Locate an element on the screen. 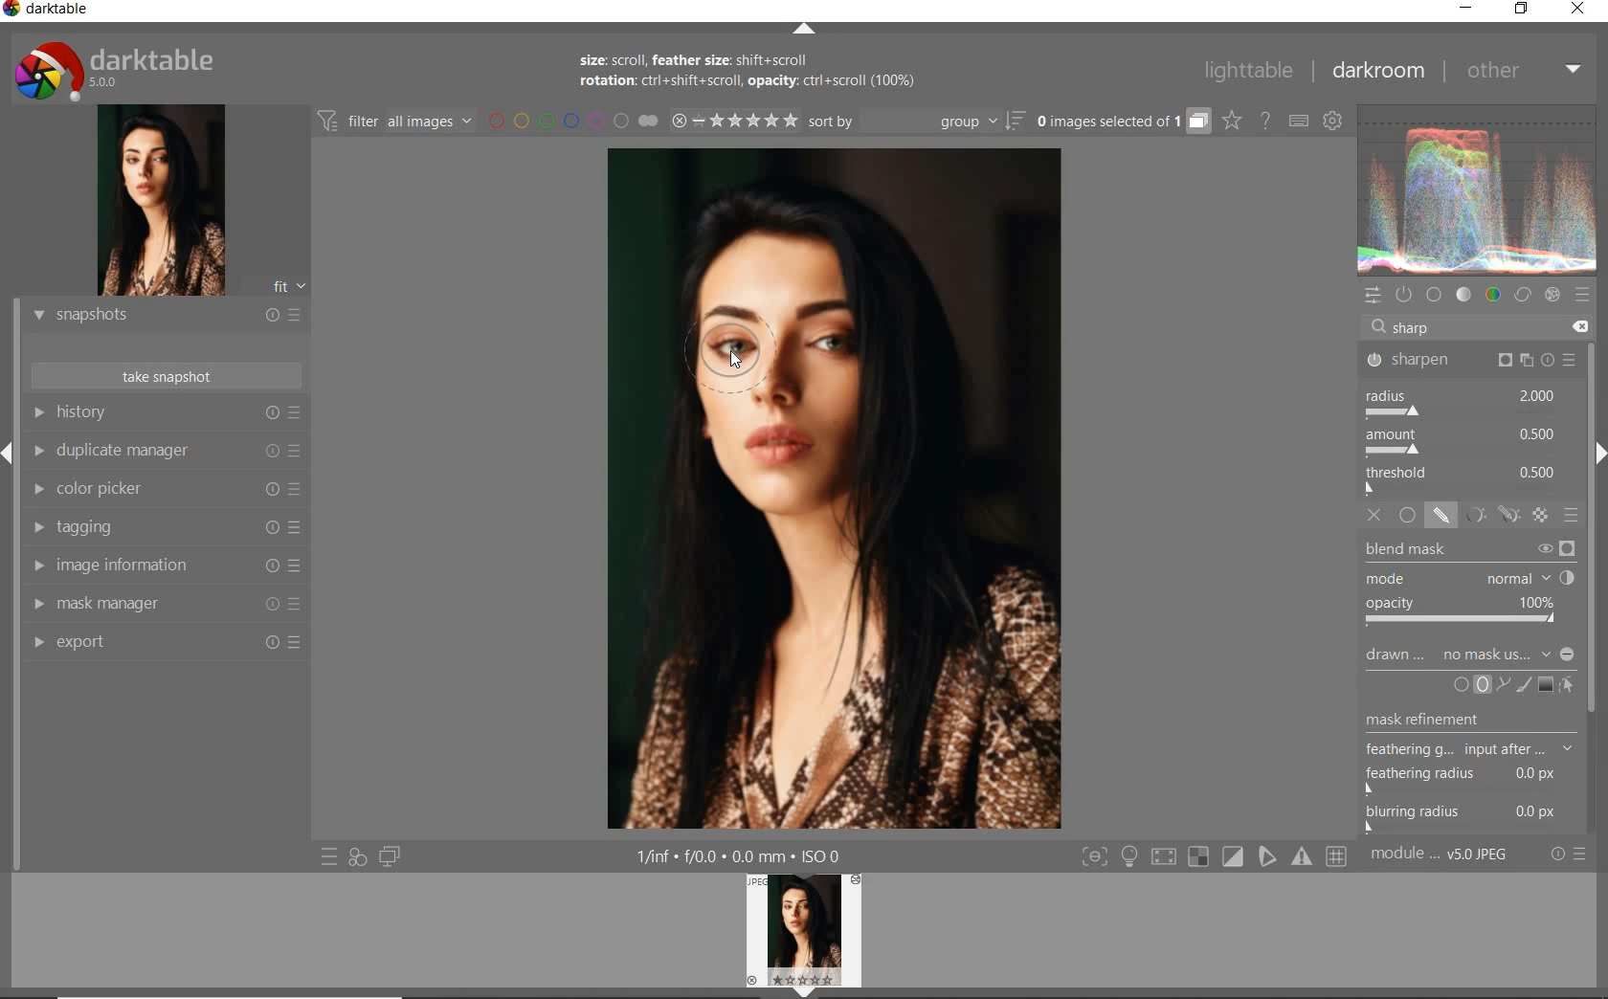 This screenshot has width=1608, height=999. quick access panel is located at coordinates (1375, 298).